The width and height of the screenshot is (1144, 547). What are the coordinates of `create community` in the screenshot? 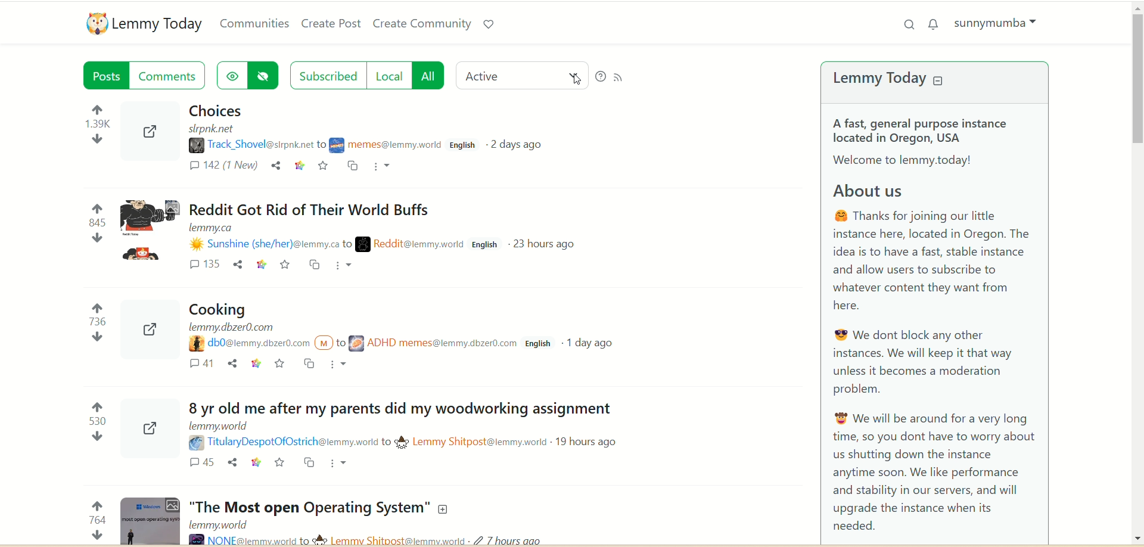 It's located at (422, 24).